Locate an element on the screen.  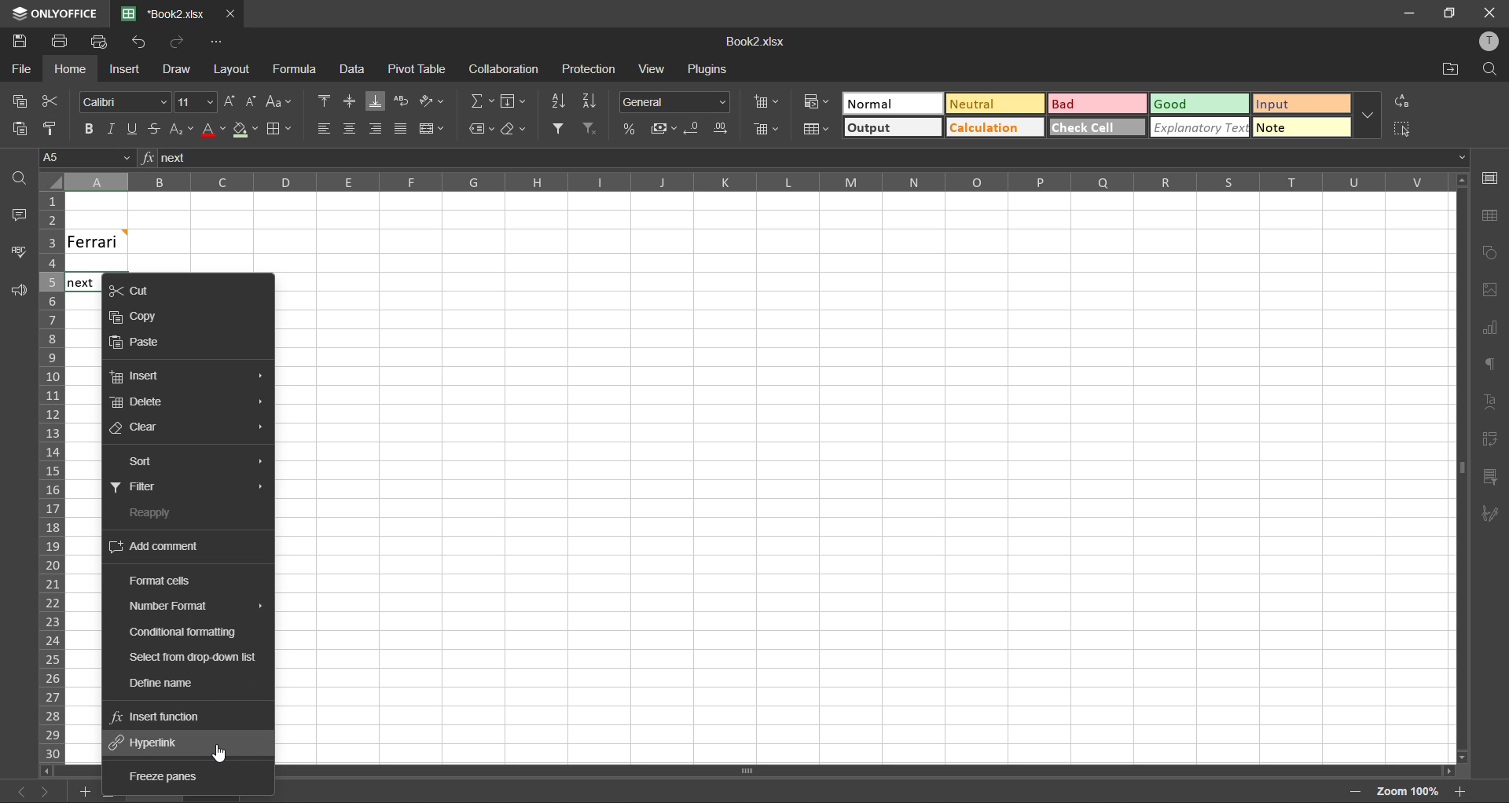
Next is located at coordinates (80, 284).